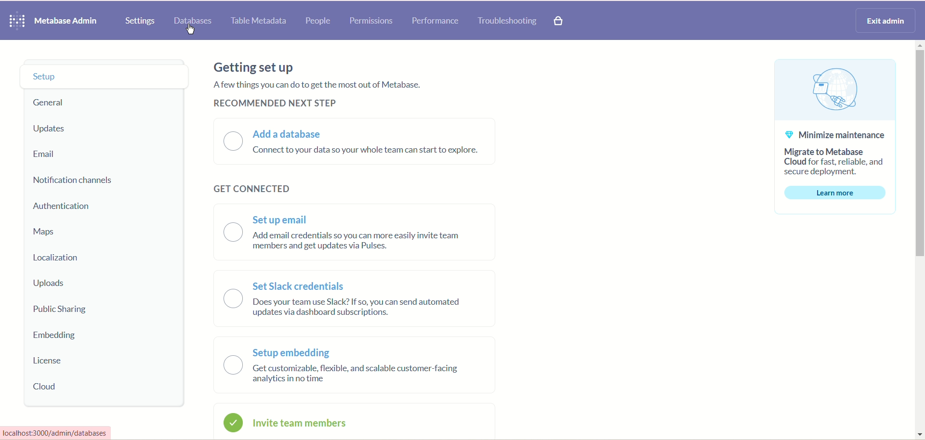 The width and height of the screenshot is (925, 440). Describe the element at coordinates (372, 145) in the screenshot. I see `add a database` at that location.